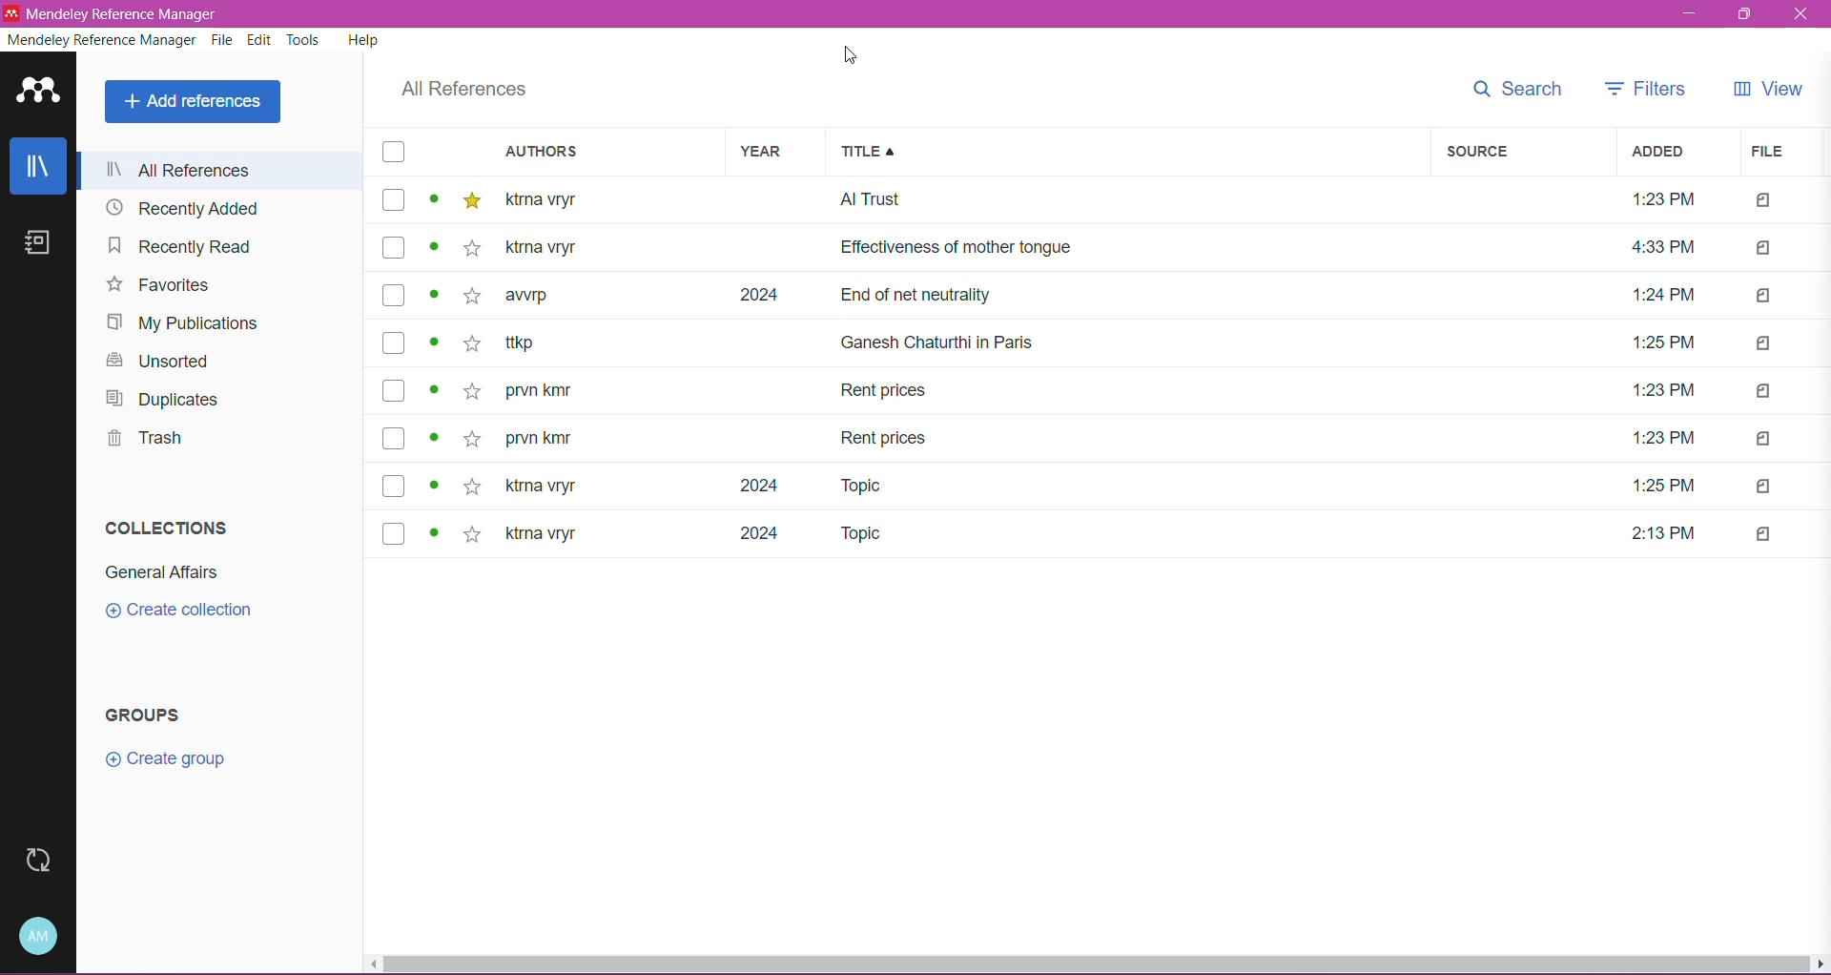 The image size is (1831, 975). Describe the element at coordinates (180, 322) in the screenshot. I see `My Publications` at that location.